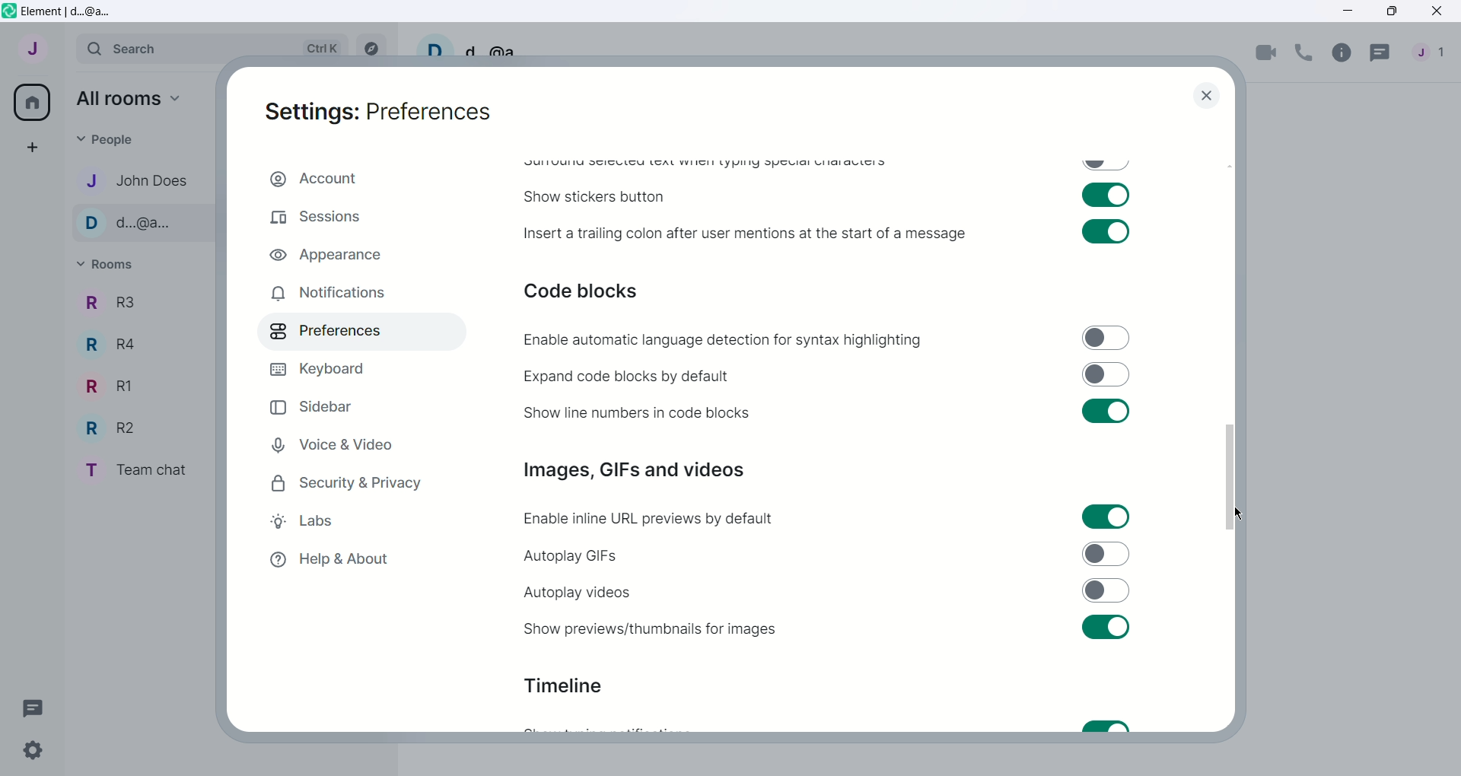  What do you see at coordinates (69, 12) in the screenshot?
I see `Element | d...@a...` at bounding box center [69, 12].